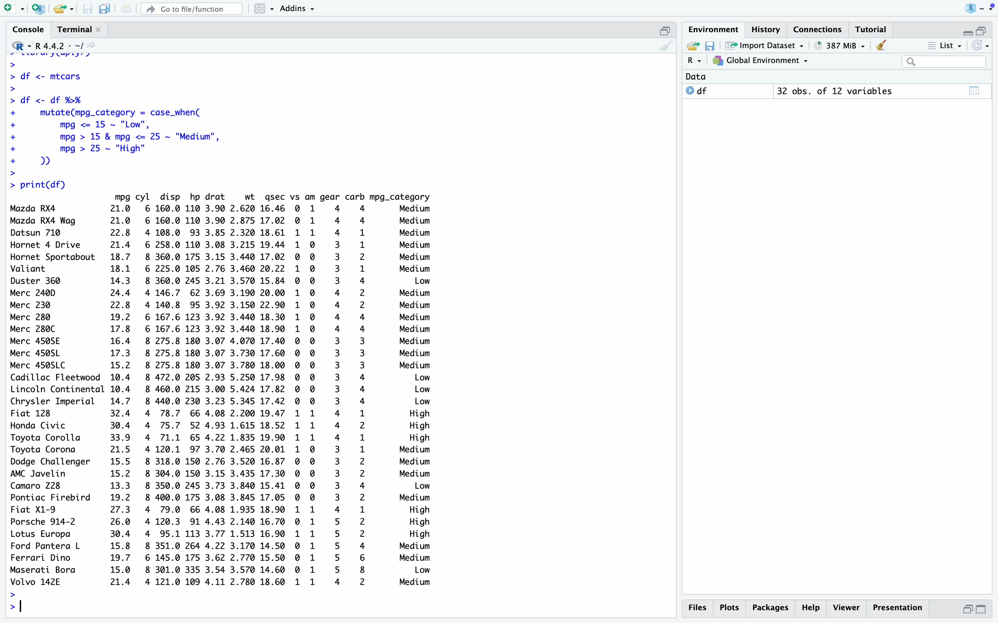 The height and width of the screenshot is (623, 998). I want to click on open in separate window, so click(982, 30).